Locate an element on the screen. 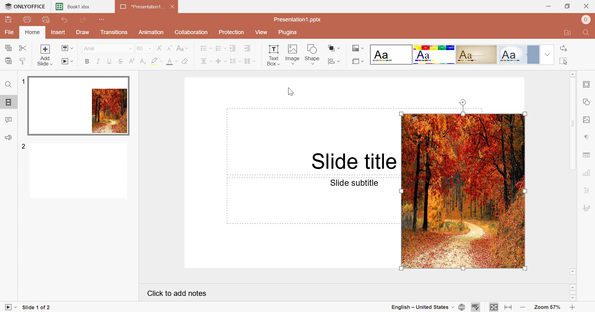 This screenshot has width=595, height=312. Slide settings is located at coordinates (586, 84).